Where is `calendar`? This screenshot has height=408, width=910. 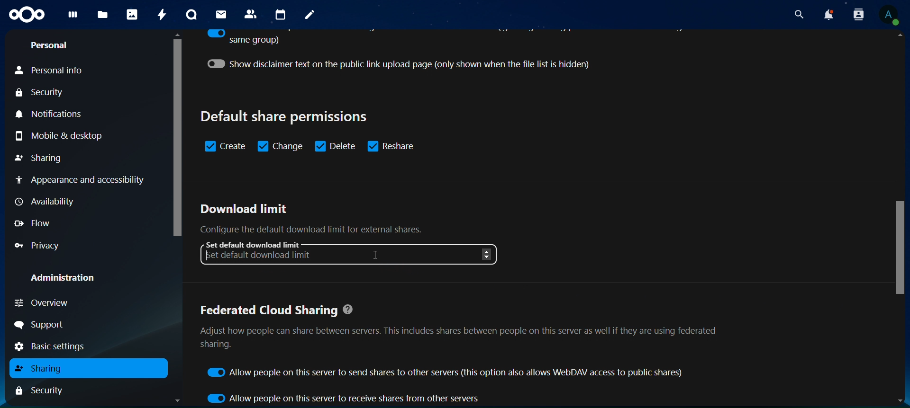
calendar is located at coordinates (281, 15).